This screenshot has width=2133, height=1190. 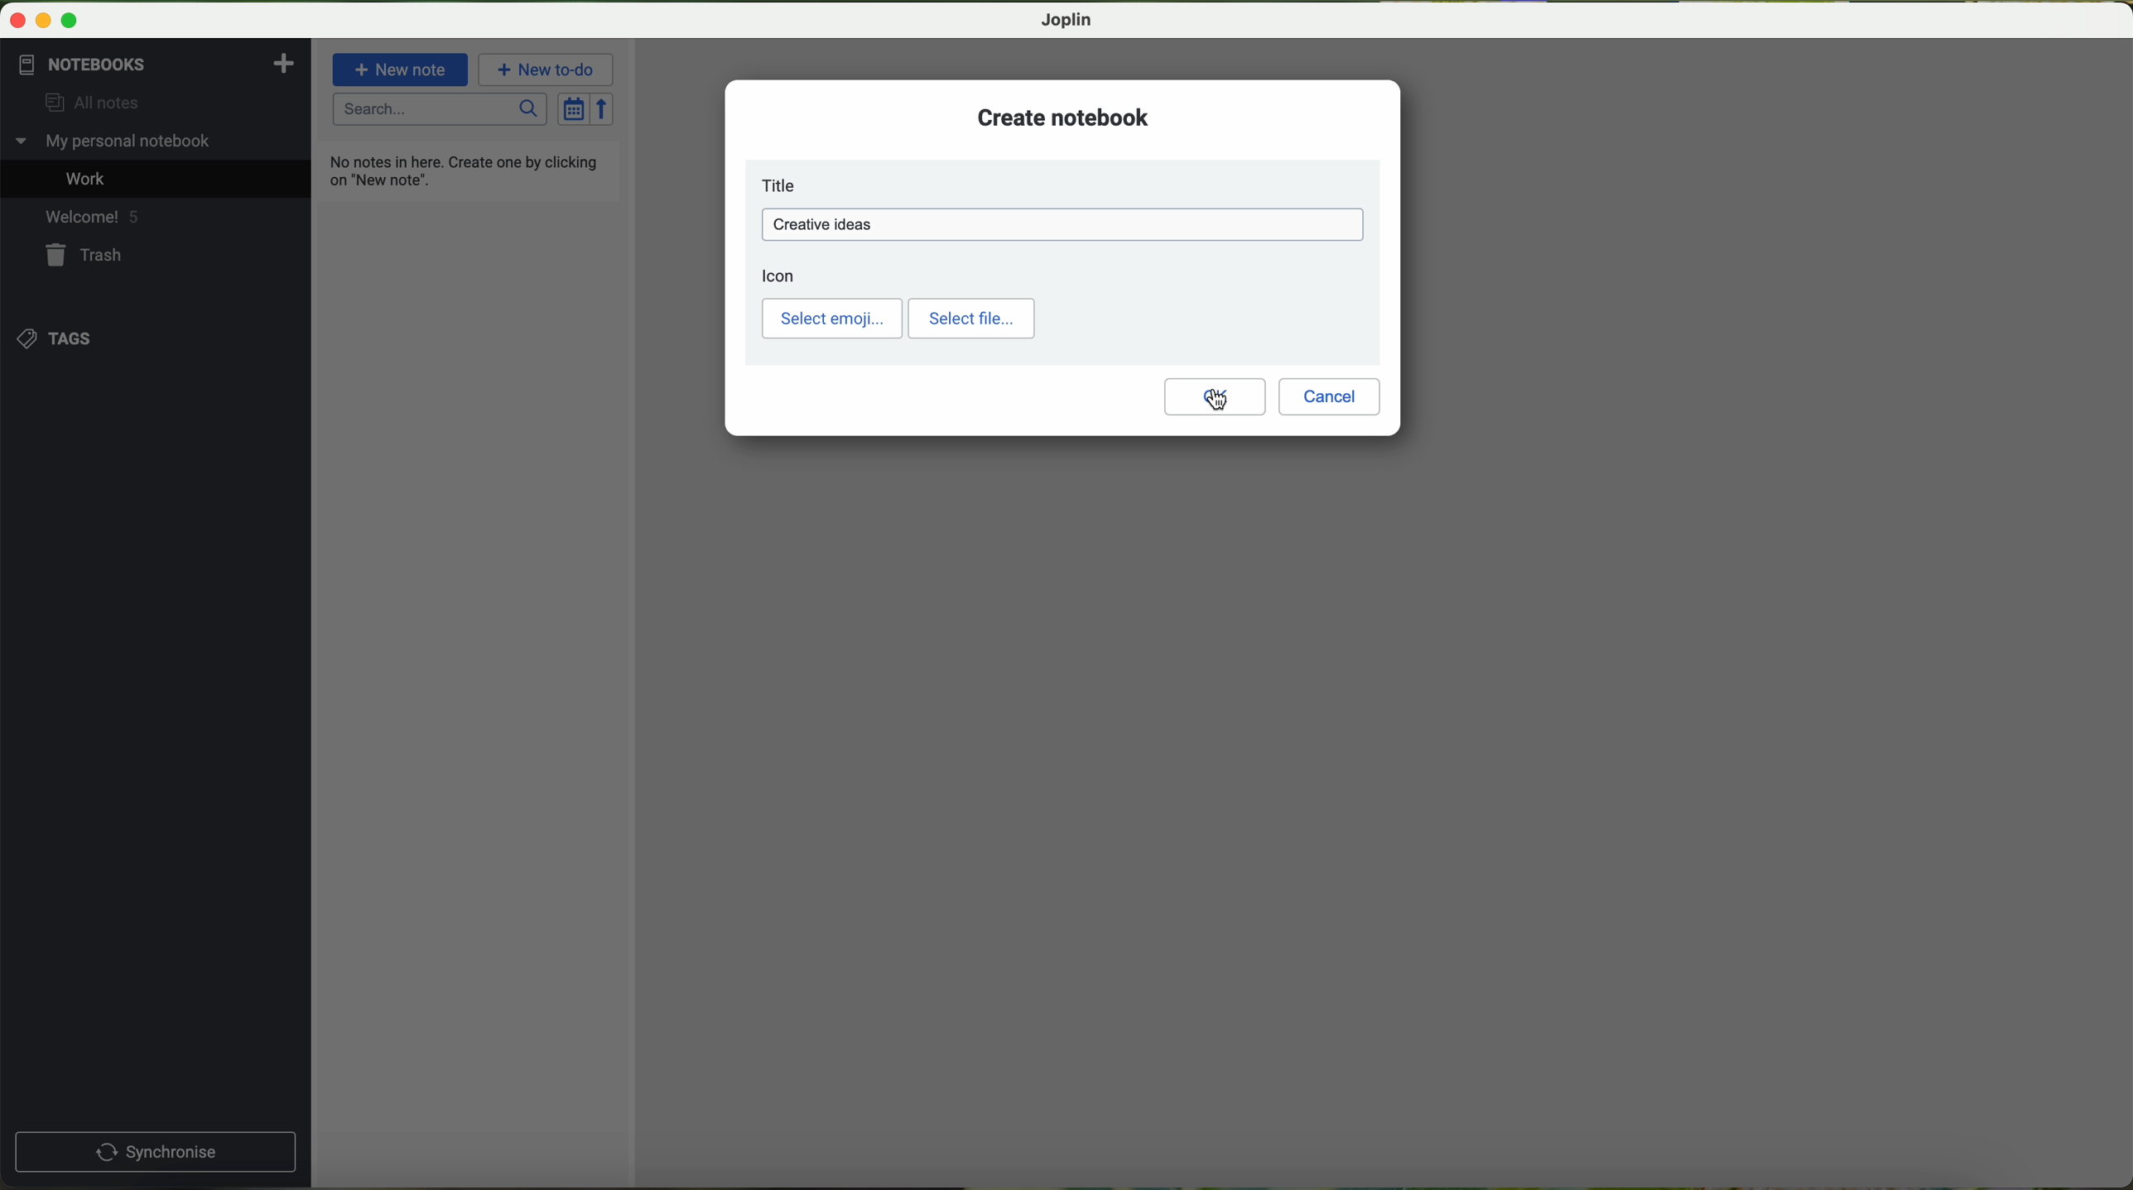 What do you see at coordinates (779, 276) in the screenshot?
I see `icon` at bounding box center [779, 276].